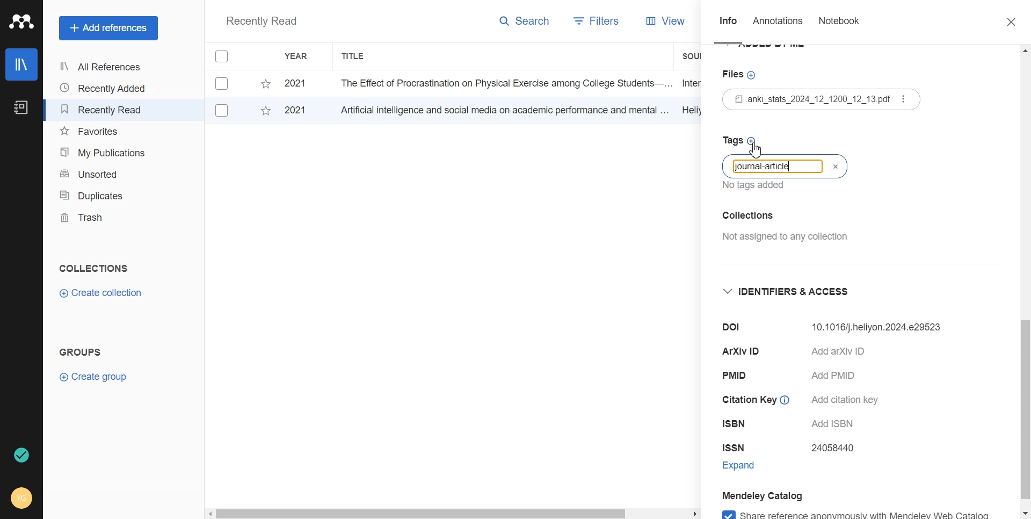  What do you see at coordinates (354, 56) in the screenshot?
I see `Title` at bounding box center [354, 56].